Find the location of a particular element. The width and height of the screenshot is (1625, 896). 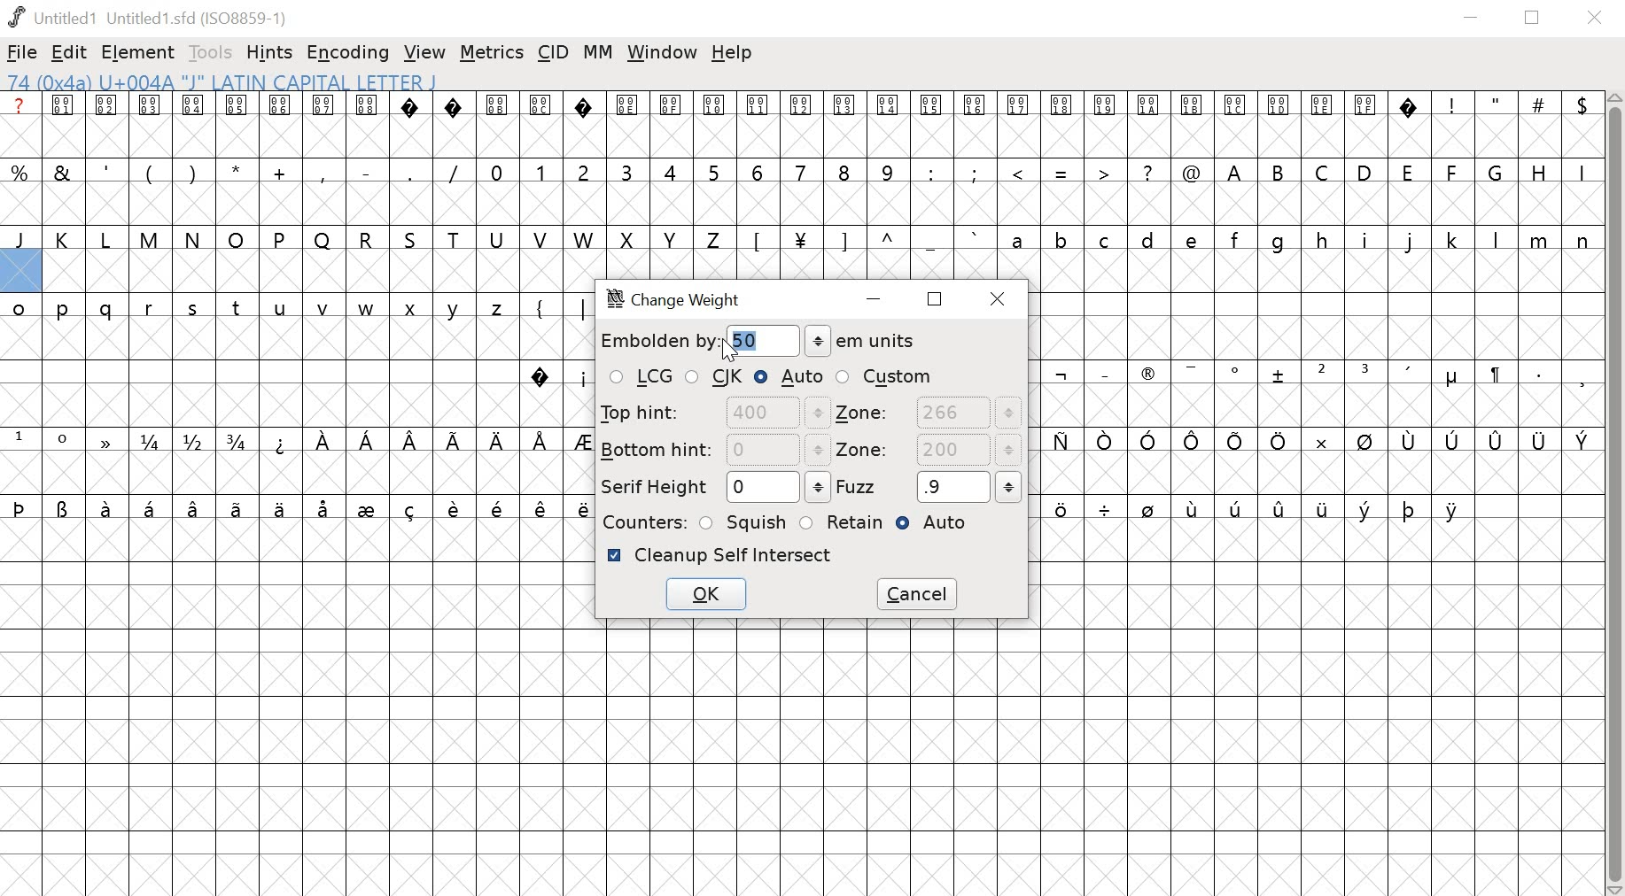

restore down is located at coordinates (1533, 18).